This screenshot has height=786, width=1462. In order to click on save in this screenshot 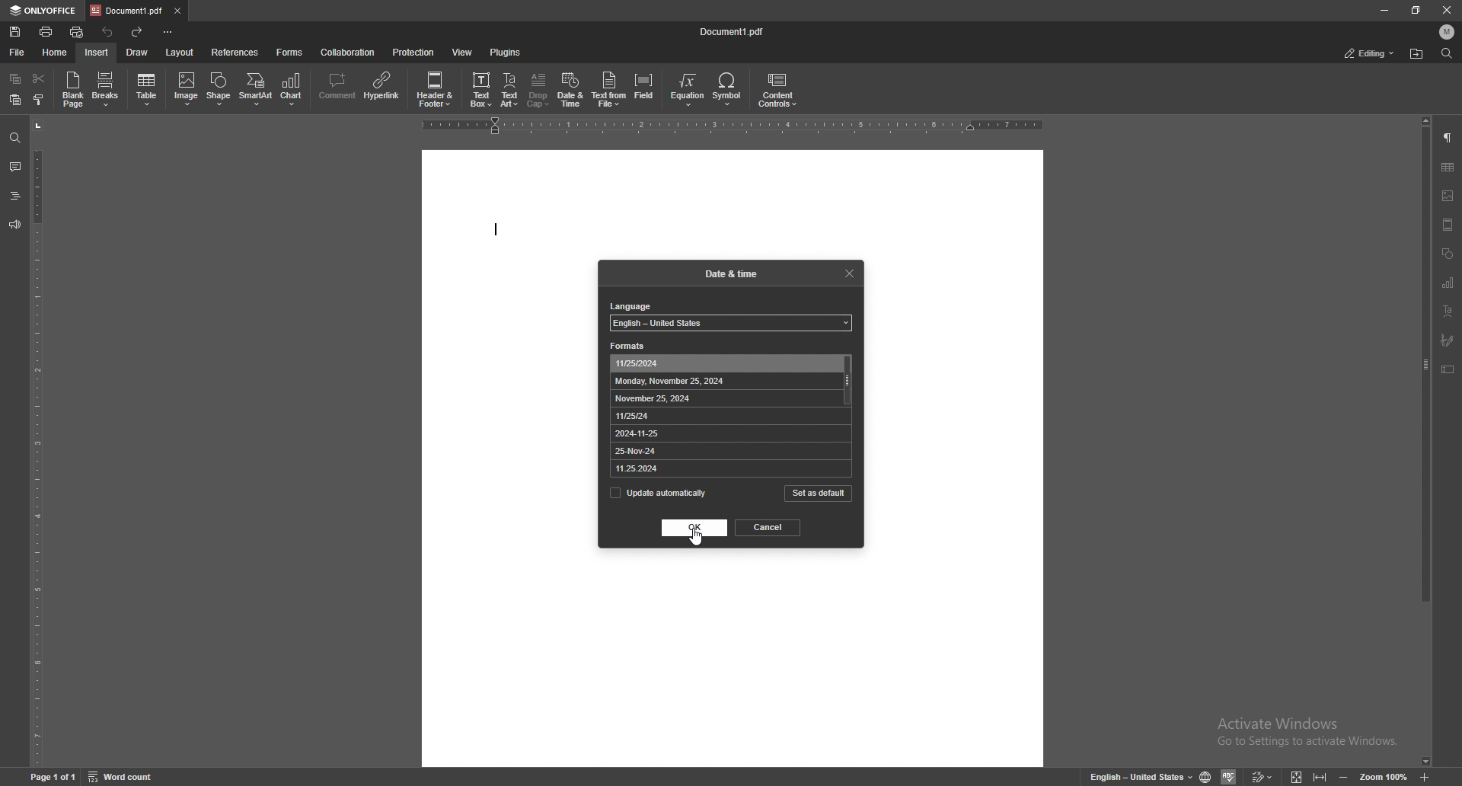, I will do `click(15, 32)`.